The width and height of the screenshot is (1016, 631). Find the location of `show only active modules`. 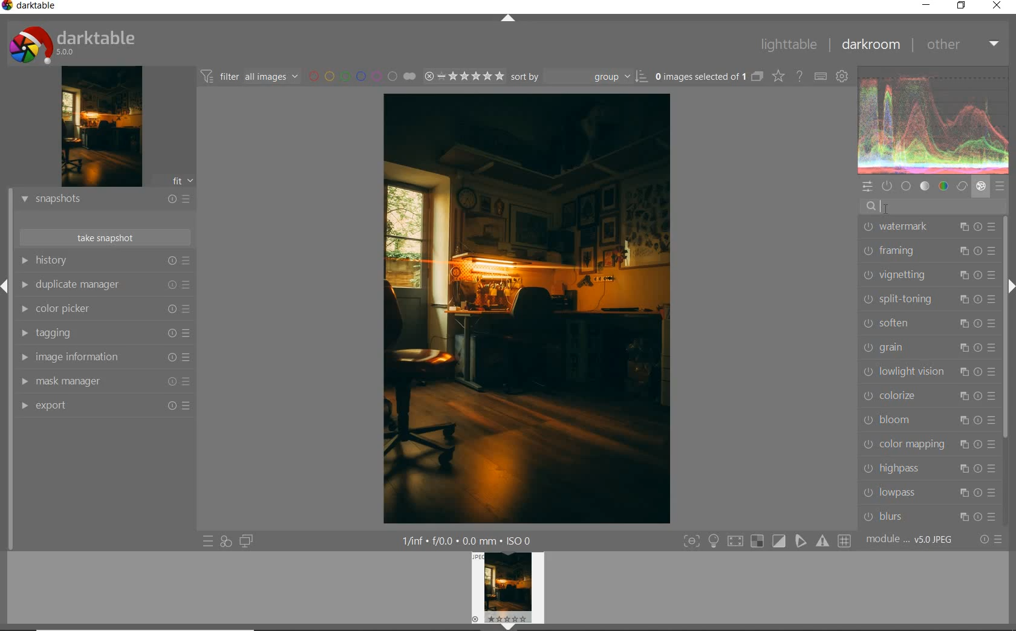

show only active modules is located at coordinates (887, 186).